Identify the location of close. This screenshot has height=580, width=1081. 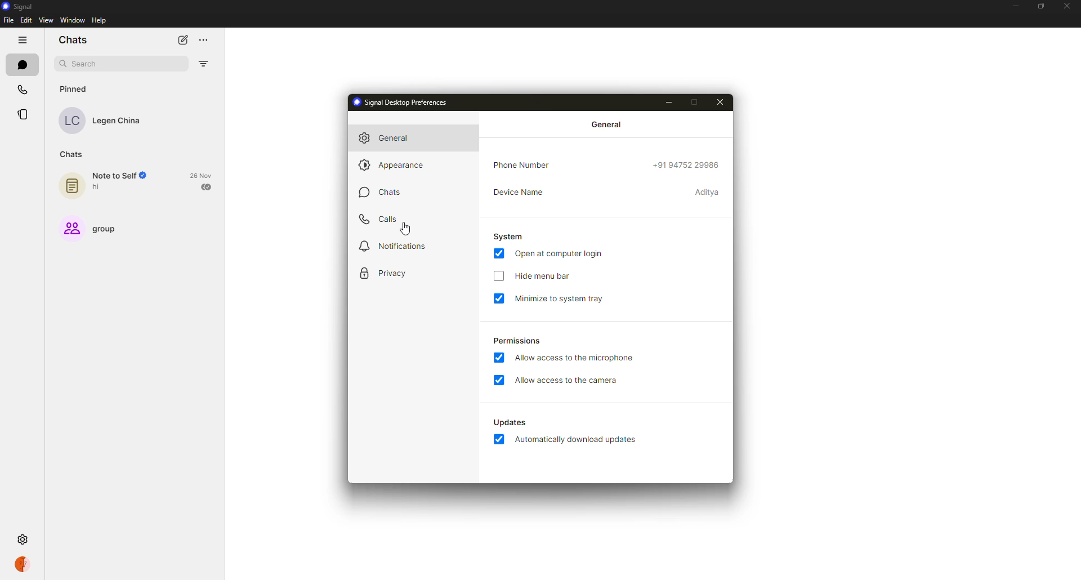
(1066, 6).